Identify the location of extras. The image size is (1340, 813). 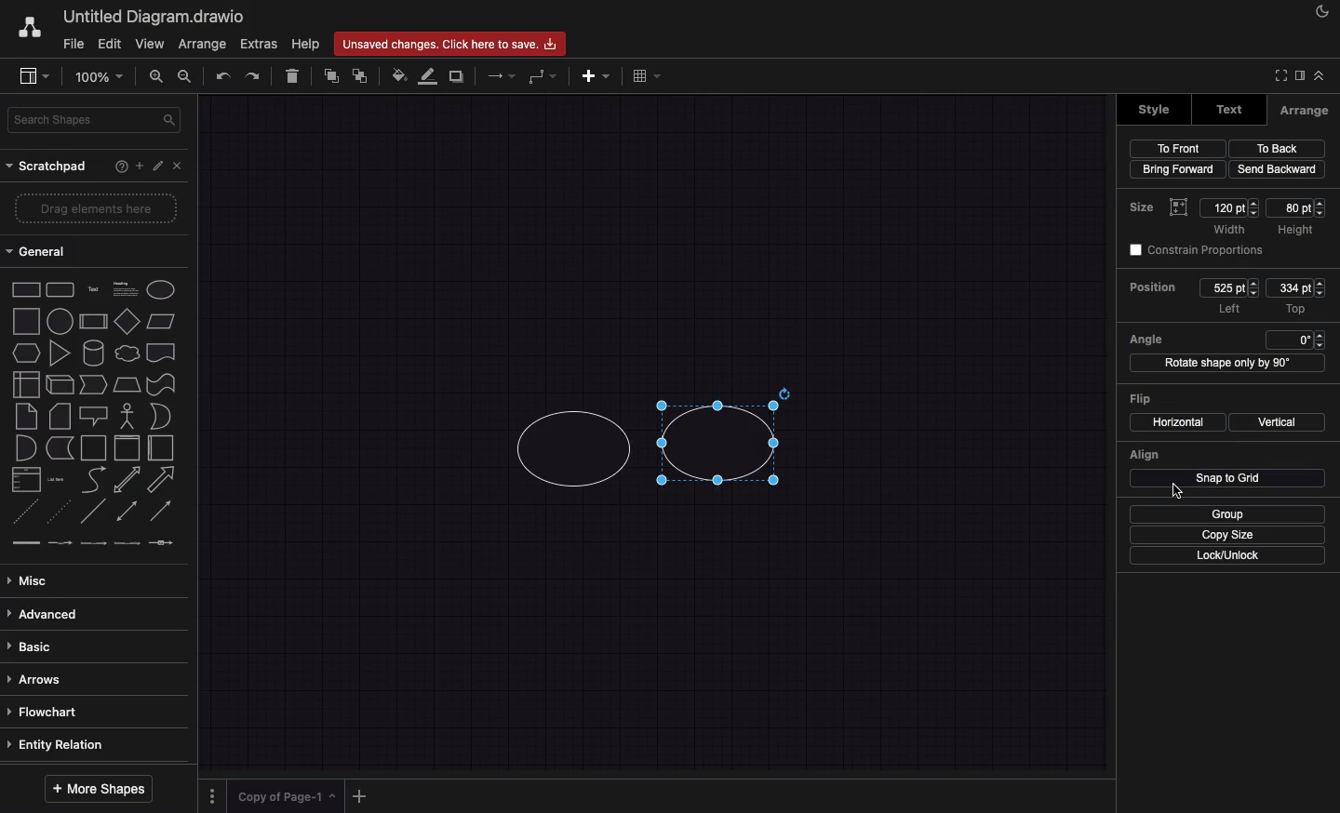
(259, 44).